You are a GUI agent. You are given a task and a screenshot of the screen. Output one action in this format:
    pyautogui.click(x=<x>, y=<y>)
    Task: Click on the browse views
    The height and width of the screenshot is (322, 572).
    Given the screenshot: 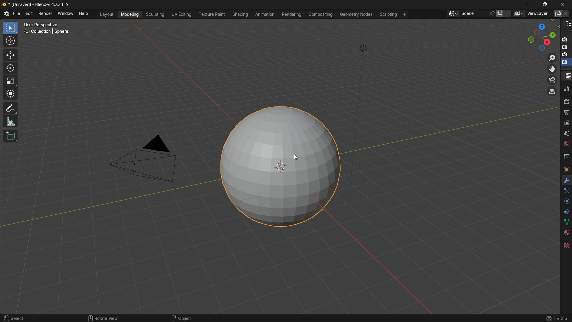 What is the action you would take?
    pyautogui.click(x=518, y=13)
    